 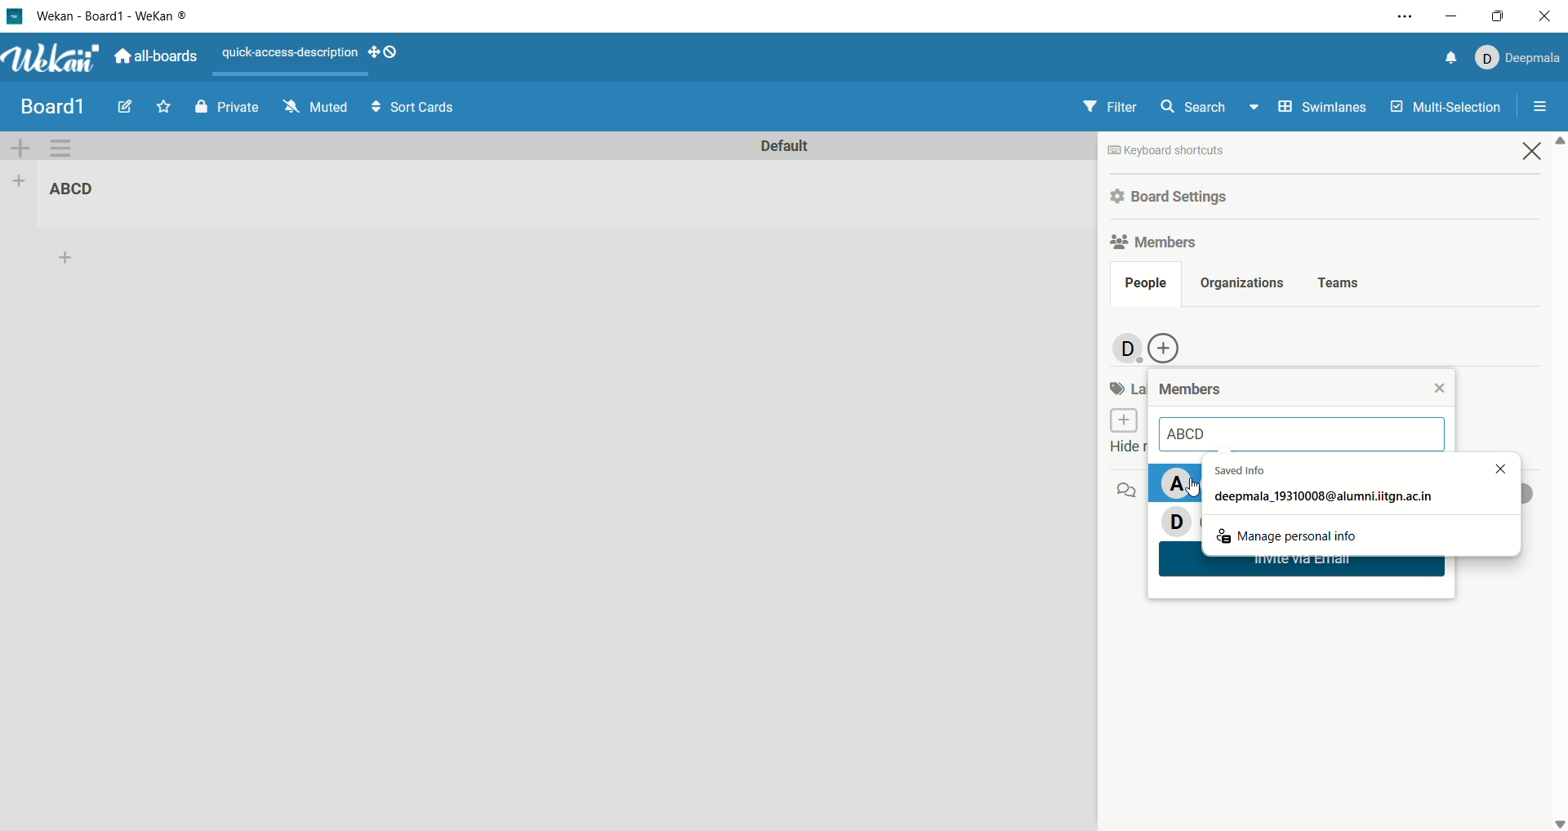 I want to click on default, so click(x=783, y=147).